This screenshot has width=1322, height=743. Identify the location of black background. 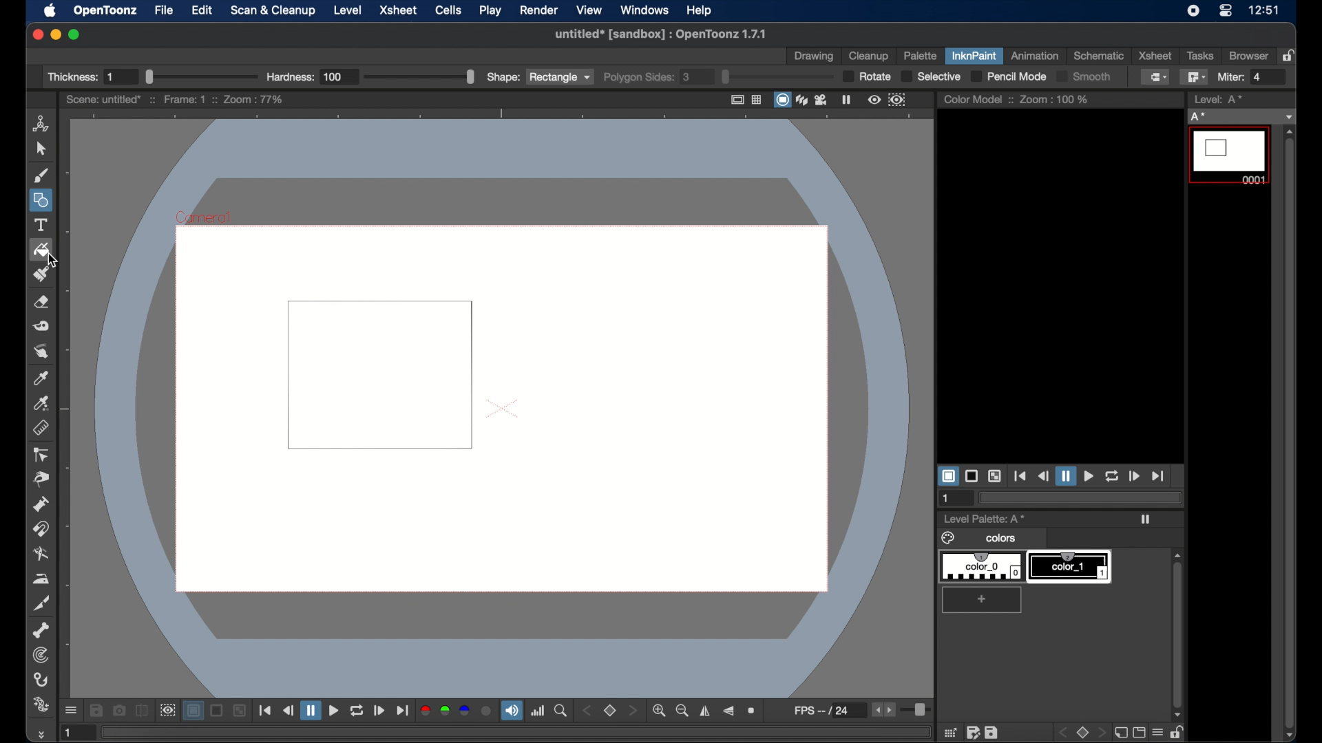
(972, 475).